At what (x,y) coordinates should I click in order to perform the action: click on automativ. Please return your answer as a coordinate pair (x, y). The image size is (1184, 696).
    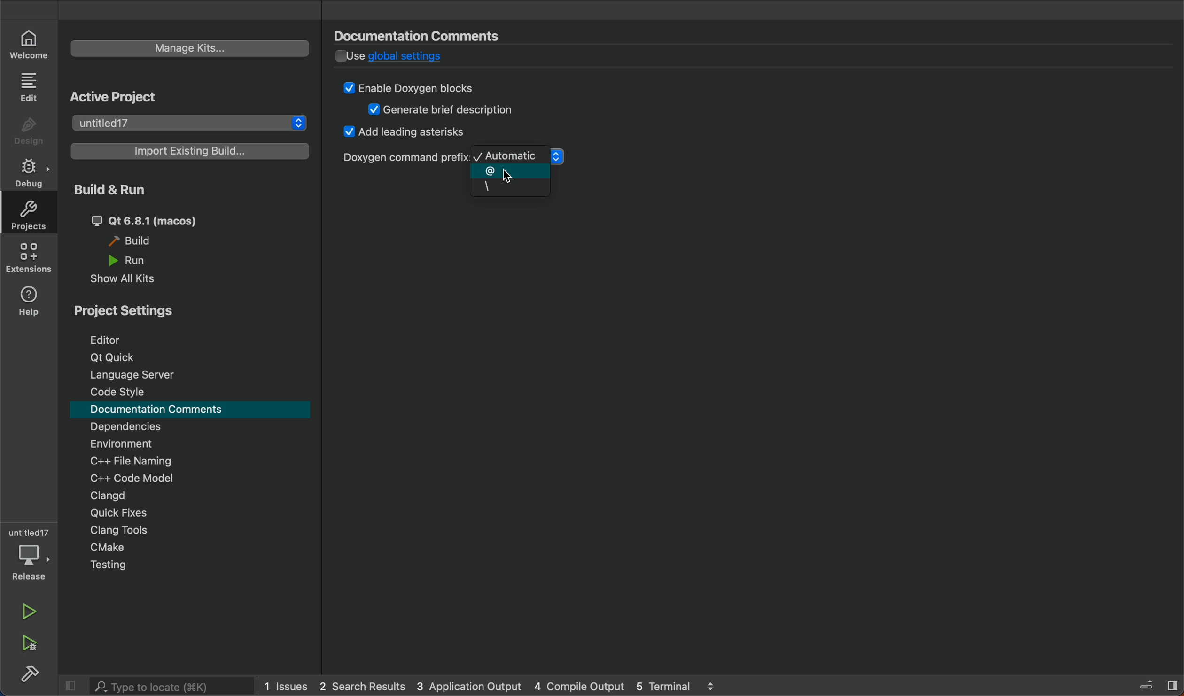
    Looking at the image, I should click on (511, 158).